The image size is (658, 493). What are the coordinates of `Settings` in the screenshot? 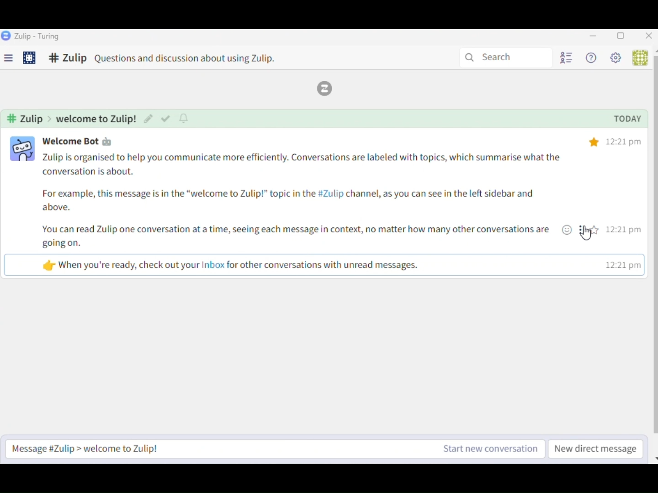 It's located at (618, 59).